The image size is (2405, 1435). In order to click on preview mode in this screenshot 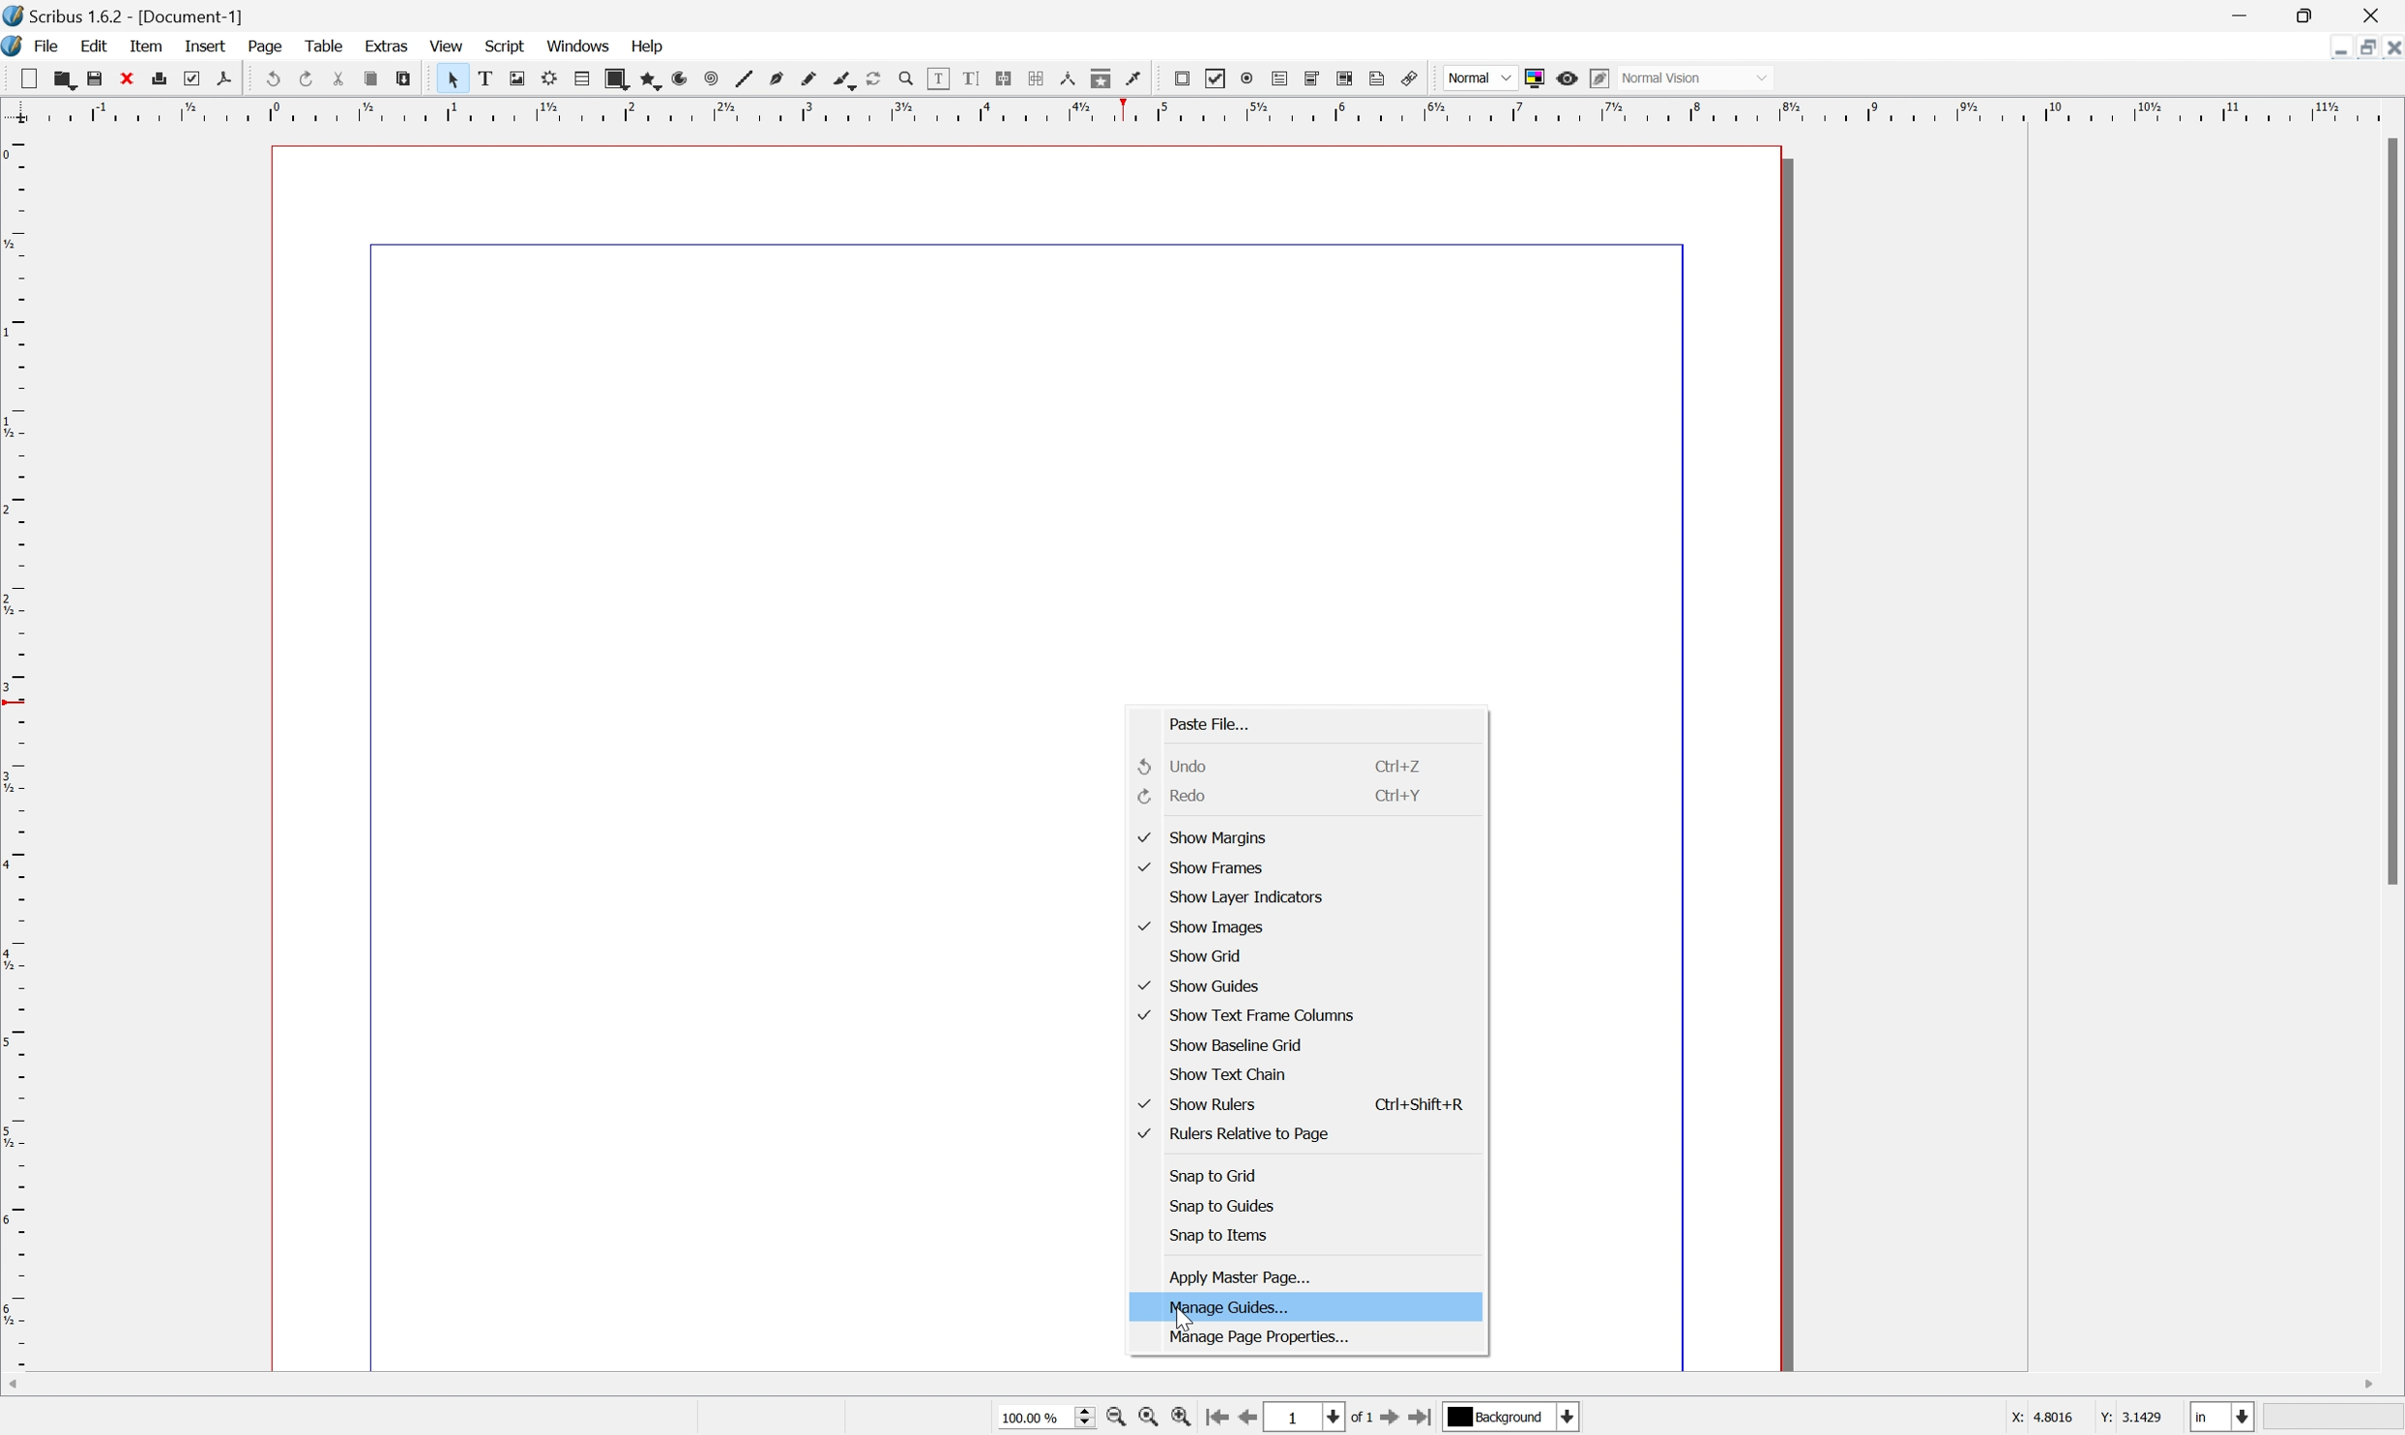, I will do `click(1568, 78)`.